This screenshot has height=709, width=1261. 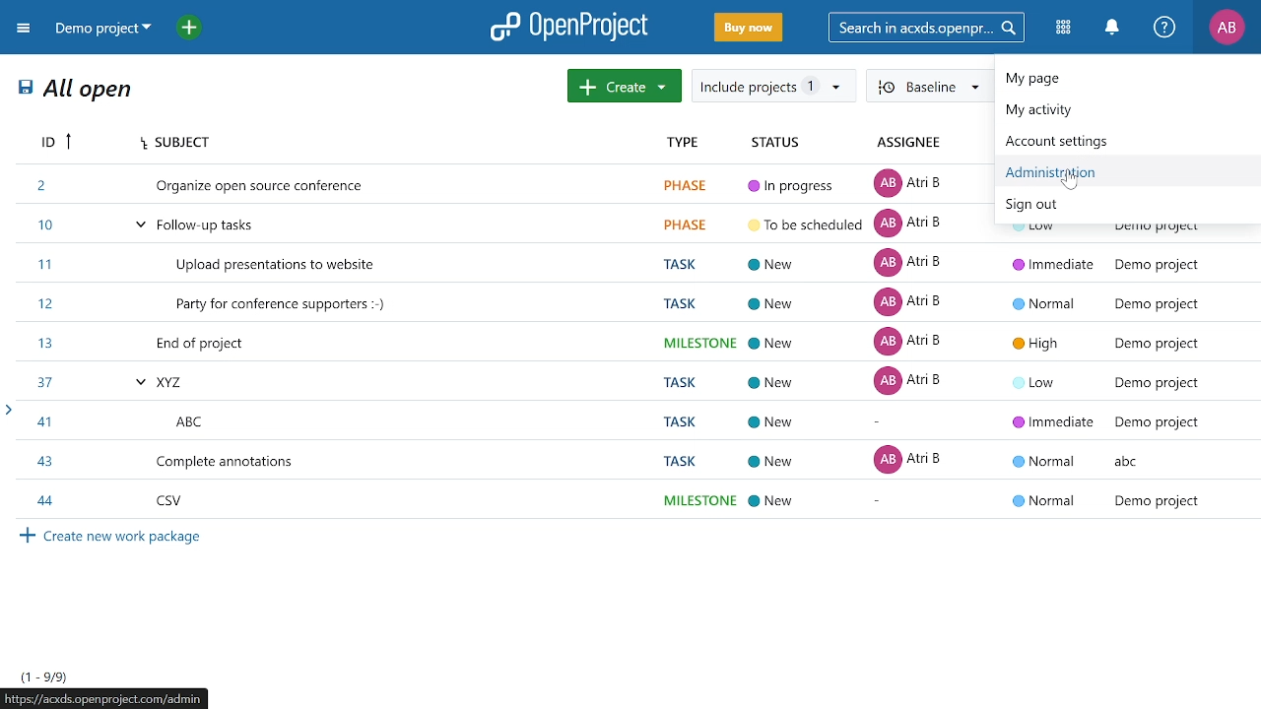 What do you see at coordinates (570, 26) in the screenshot?
I see `OpenProject logo` at bounding box center [570, 26].